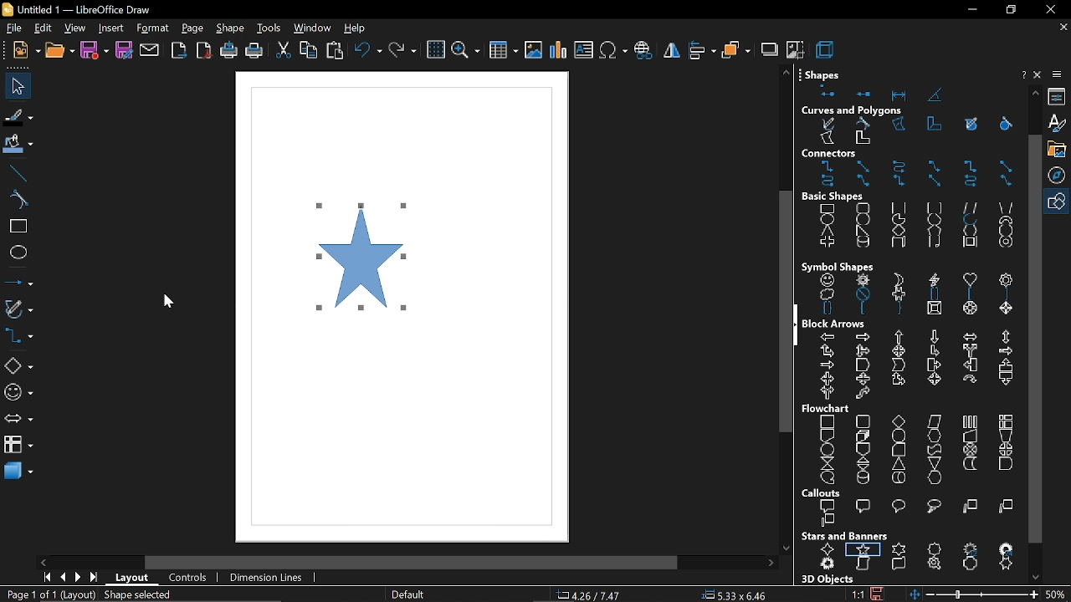 This screenshot has height=602, width=1071. What do you see at coordinates (787, 548) in the screenshot?
I see `move down ` at bounding box center [787, 548].